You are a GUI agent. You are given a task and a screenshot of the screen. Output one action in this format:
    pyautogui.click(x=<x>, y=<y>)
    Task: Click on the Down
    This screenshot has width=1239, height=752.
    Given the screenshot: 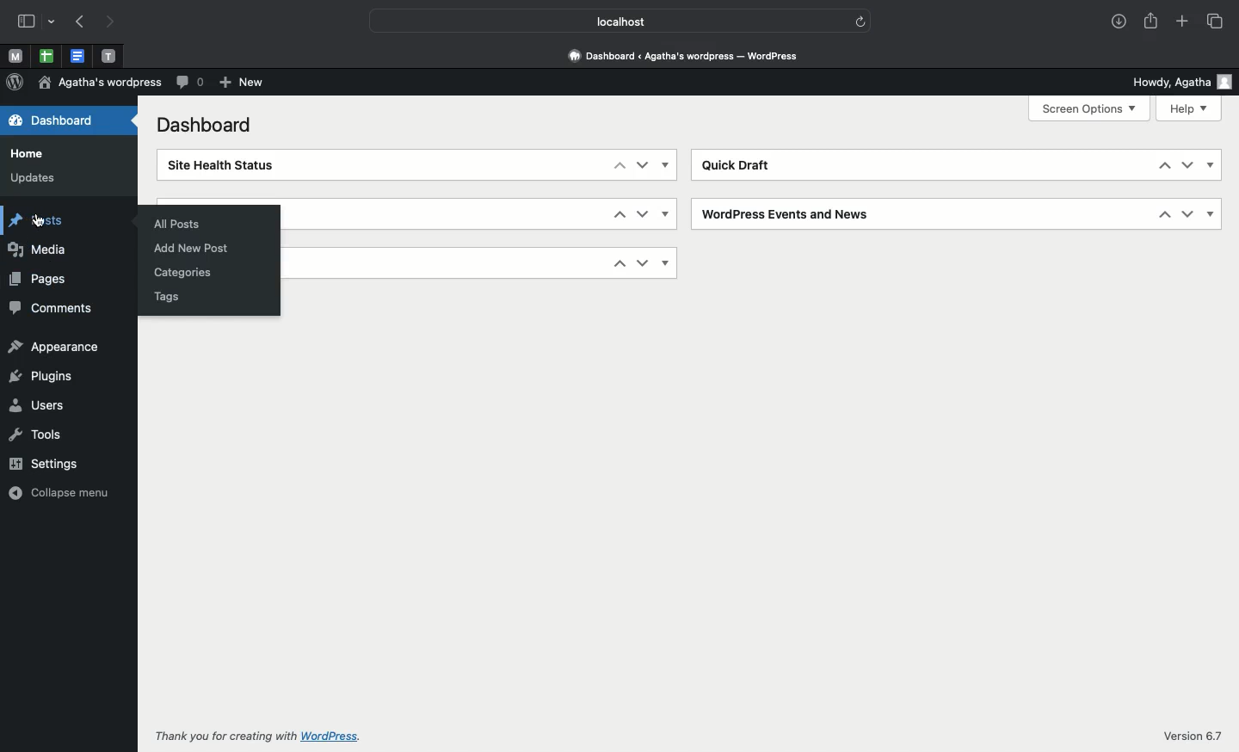 What is the action you would take?
    pyautogui.click(x=644, y=264)
    